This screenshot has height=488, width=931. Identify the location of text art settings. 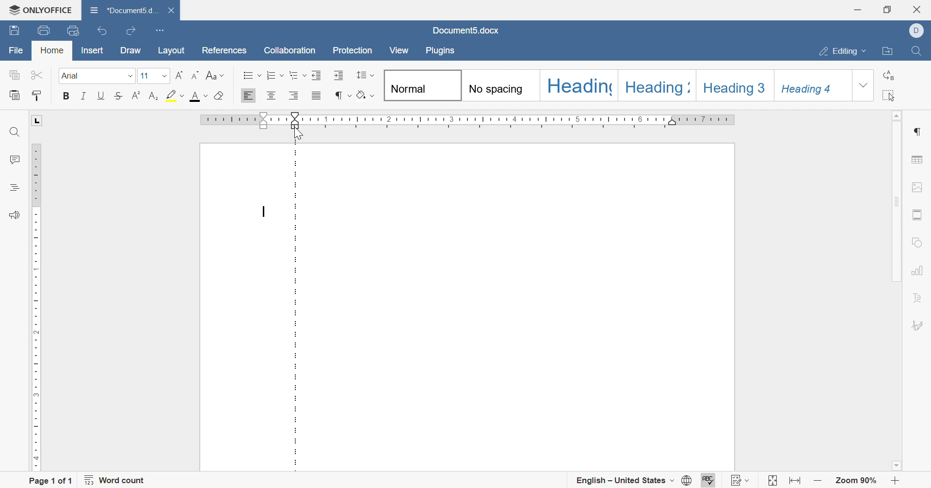
(922, 298).